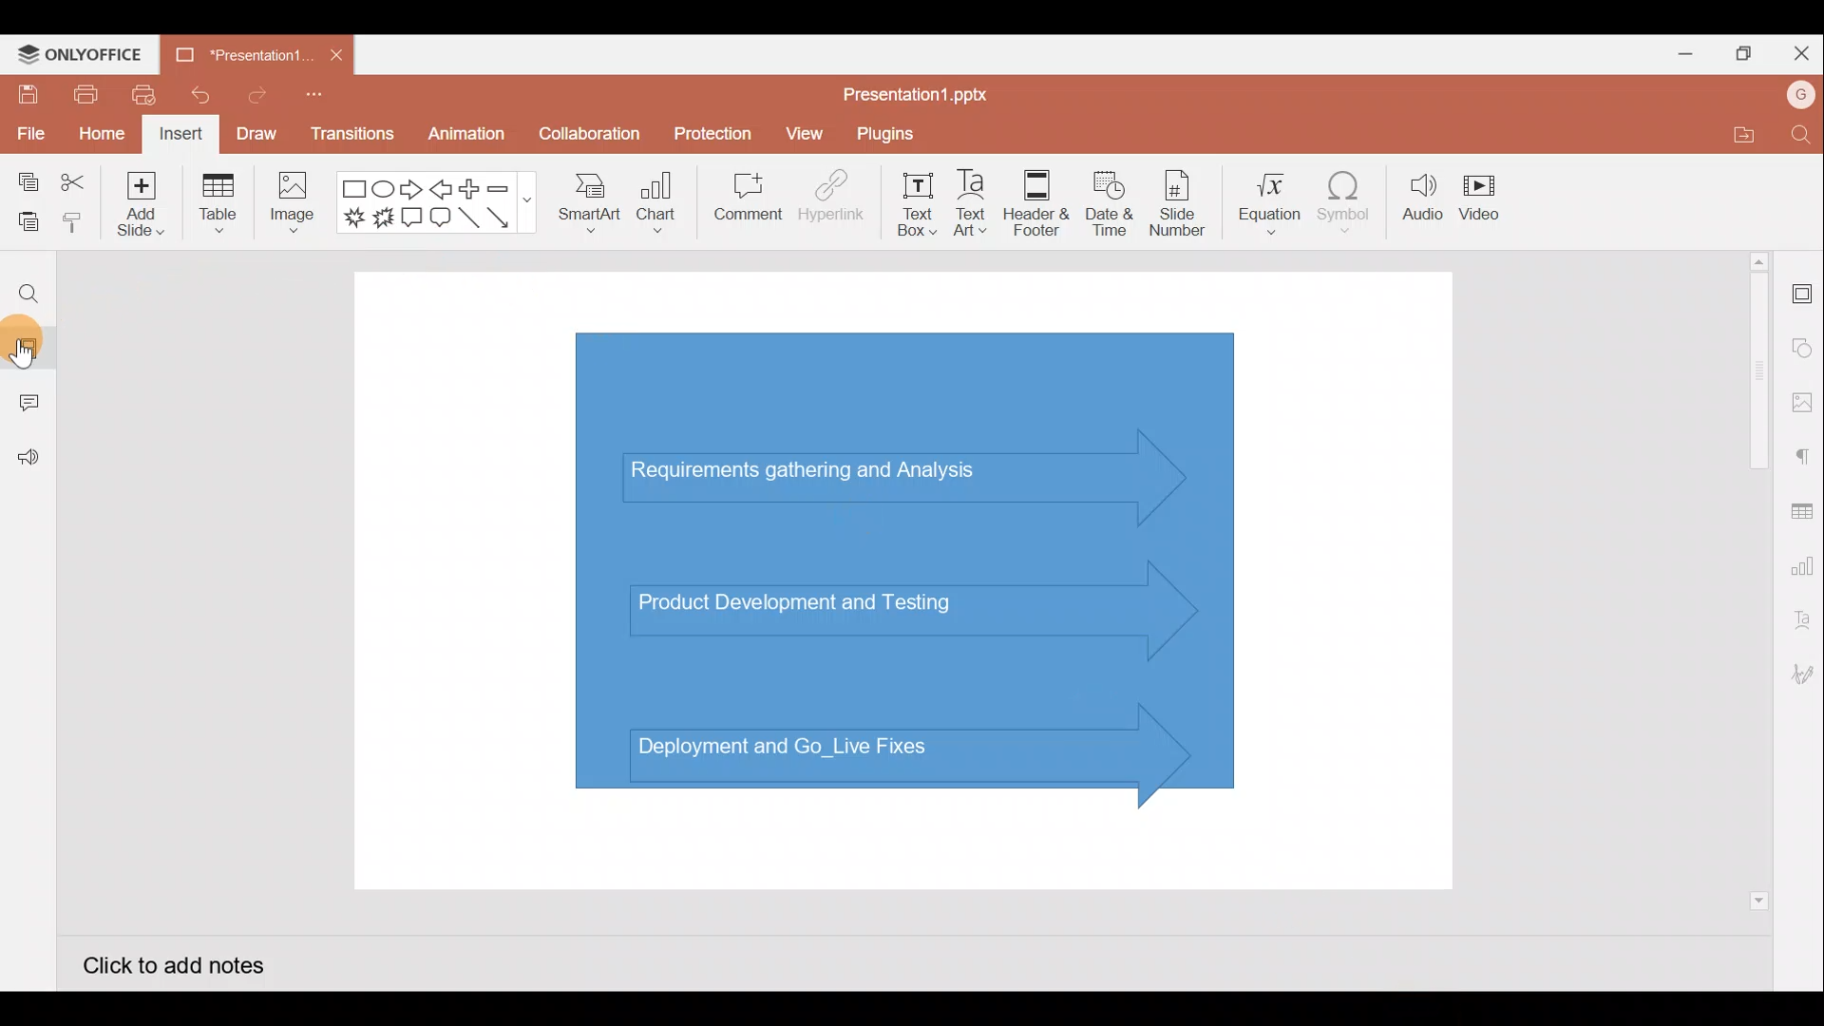 Image resolution: width=1824 pixels, height=1026 pixels. I want to click on Explosion 1, so click(352, 216).